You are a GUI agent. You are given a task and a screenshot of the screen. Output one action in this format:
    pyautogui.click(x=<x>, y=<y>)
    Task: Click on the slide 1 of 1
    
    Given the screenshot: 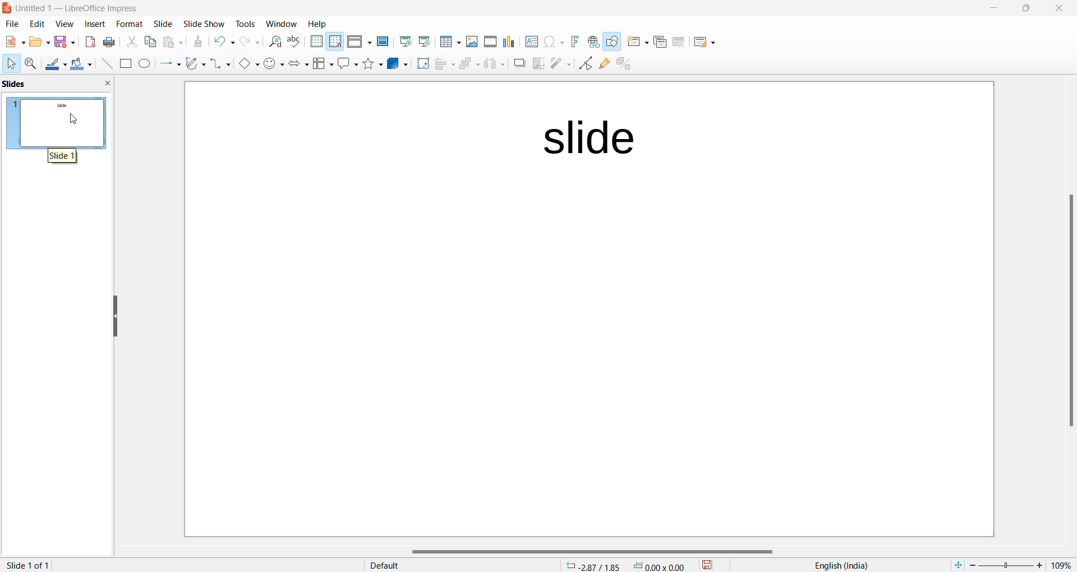 What is the action you would take?
    pyautogui.click(x=34, y=564)
    